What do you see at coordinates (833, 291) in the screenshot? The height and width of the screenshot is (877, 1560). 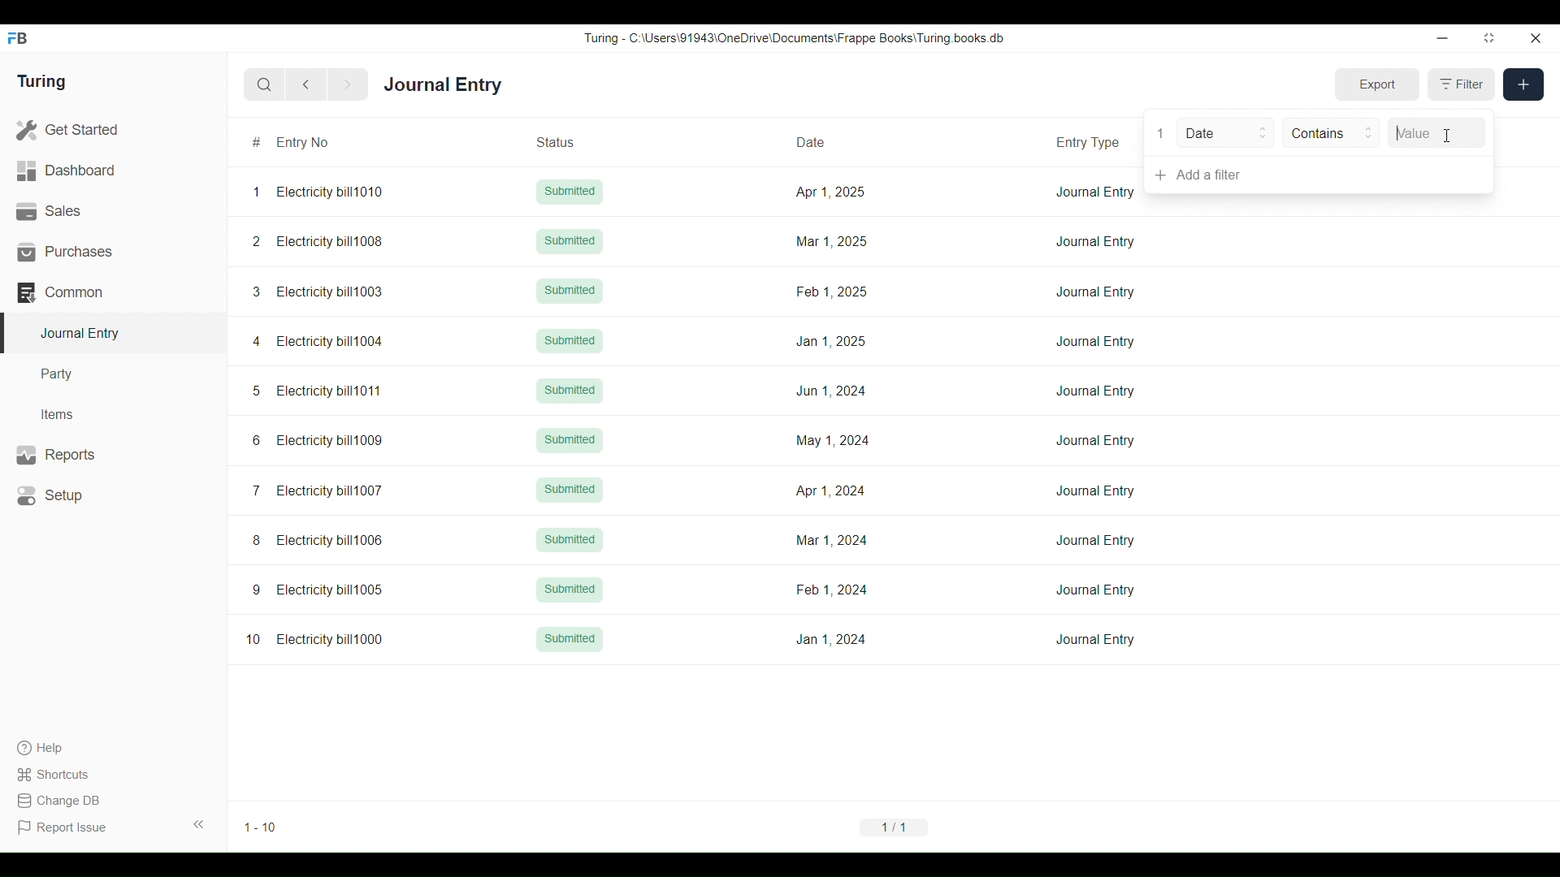 I see `Feb 1, 2025` at bounding box center [833, 291].